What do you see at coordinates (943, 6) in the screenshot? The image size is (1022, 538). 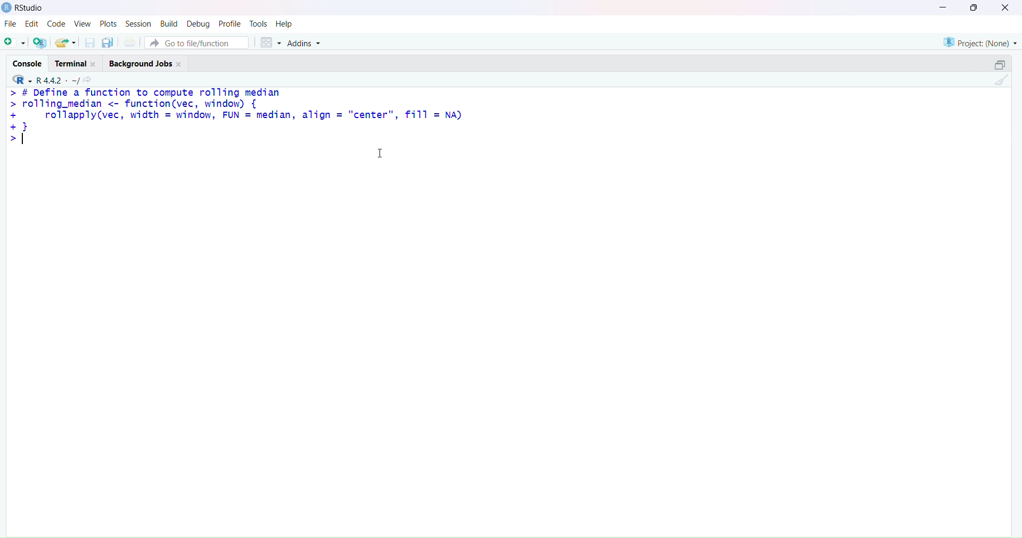 I see `minimise` at bounding box center [943, 6].